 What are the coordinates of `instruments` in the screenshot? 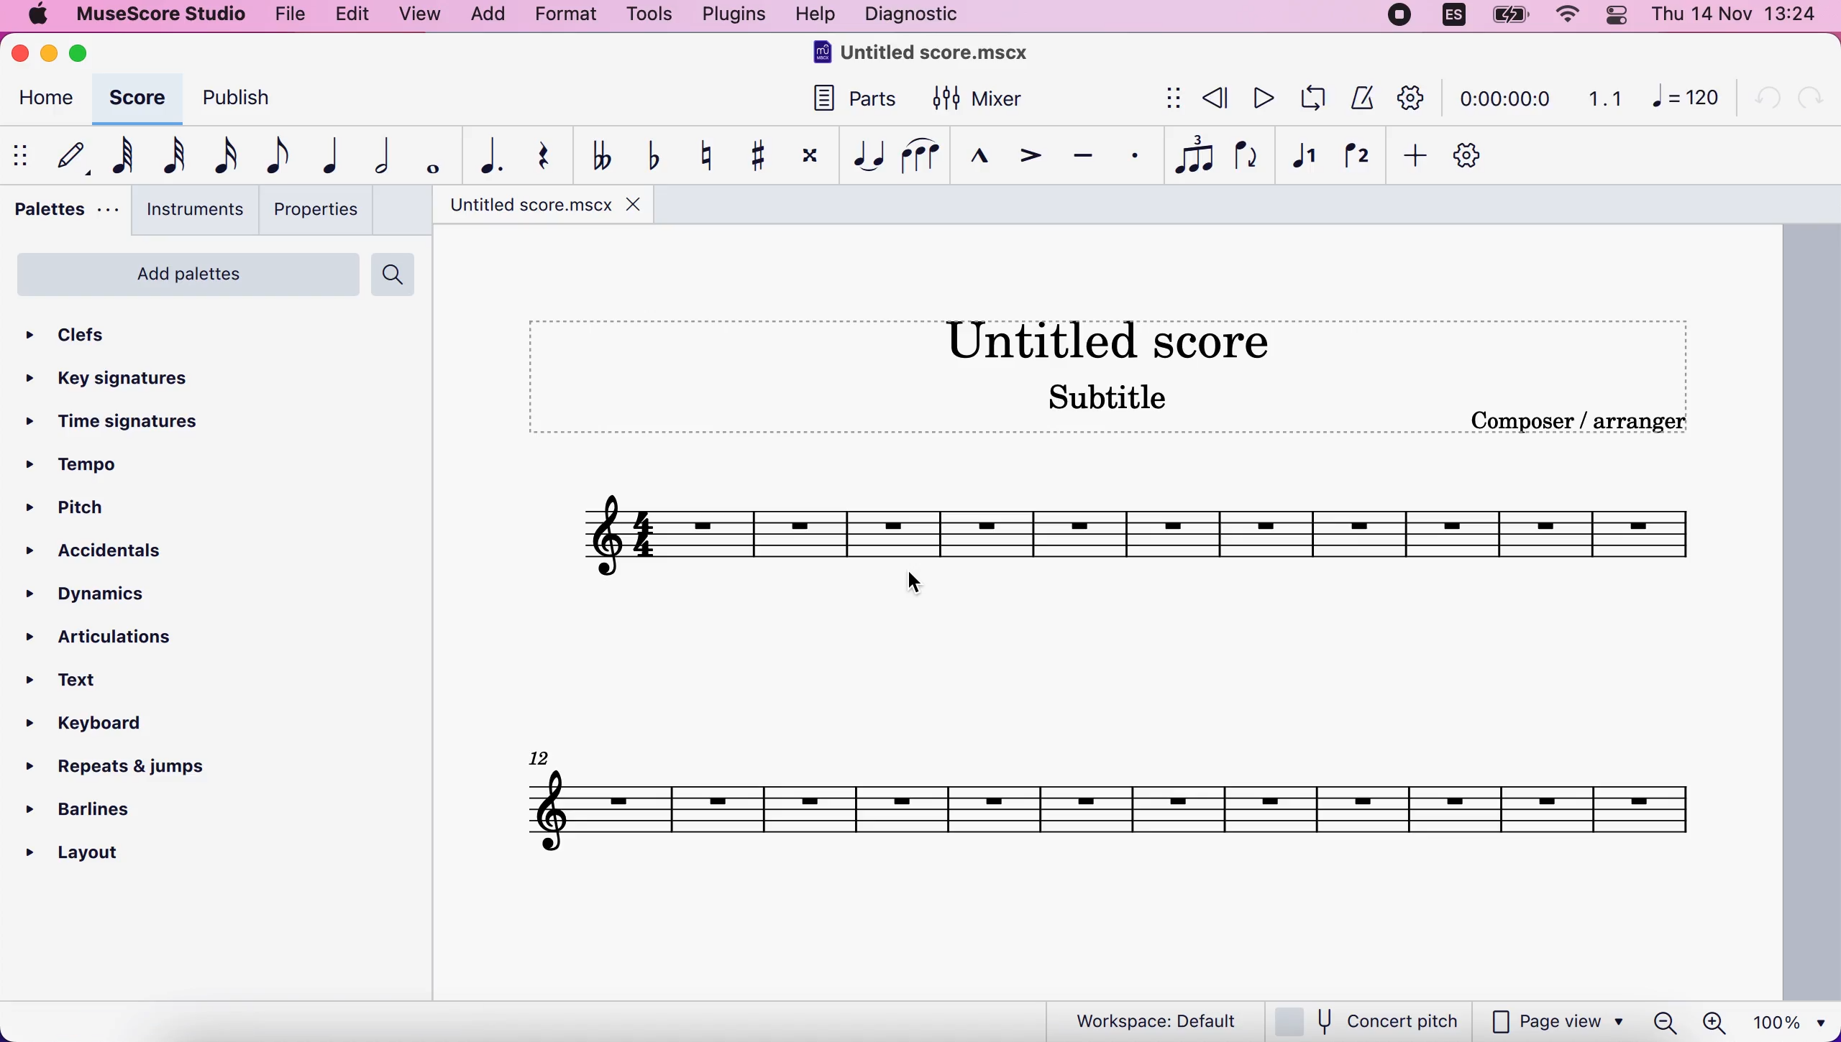 It's located at (192, 211).